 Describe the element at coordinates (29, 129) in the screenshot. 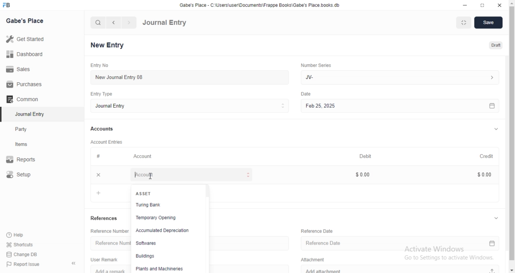

I see `Party` at that location.